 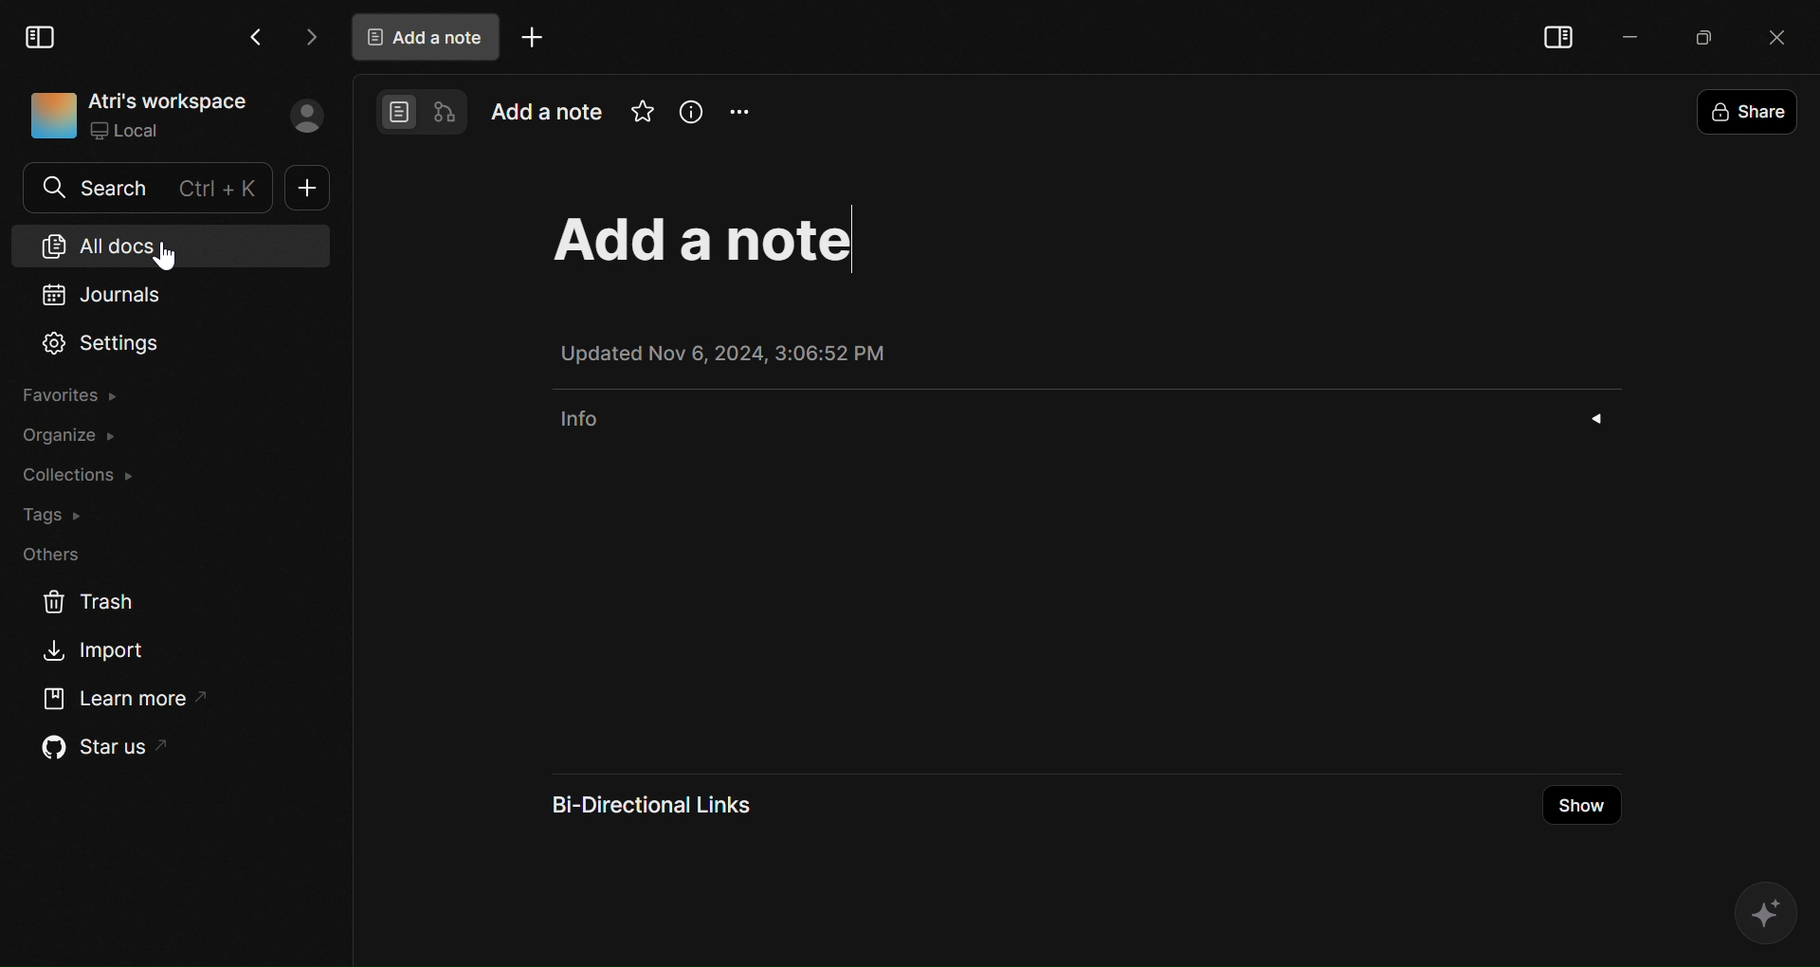 What do you see at coordinates (1697, 40) in the screenshot?
I see `Maximize` at bounding box center [1697, 40].